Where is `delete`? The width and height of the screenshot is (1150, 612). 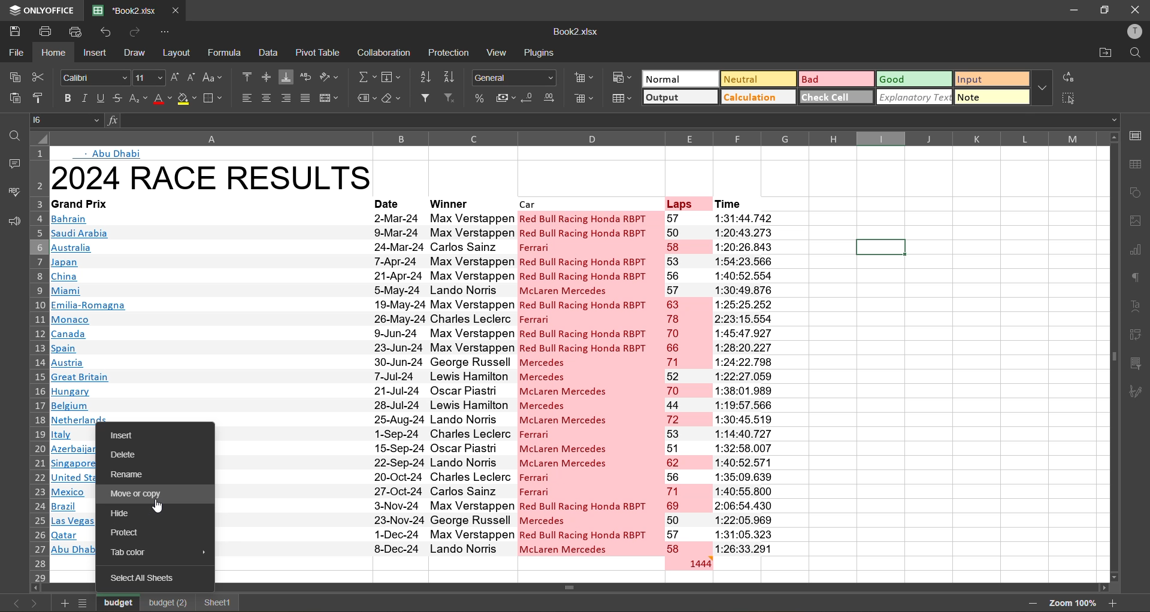 delete is located at coordinates (128, 456).